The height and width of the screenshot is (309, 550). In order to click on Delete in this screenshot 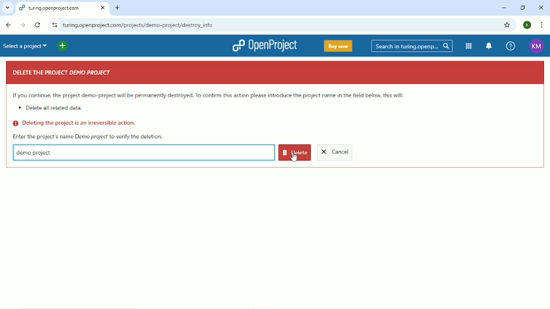, I will do `click(295, 152)`.